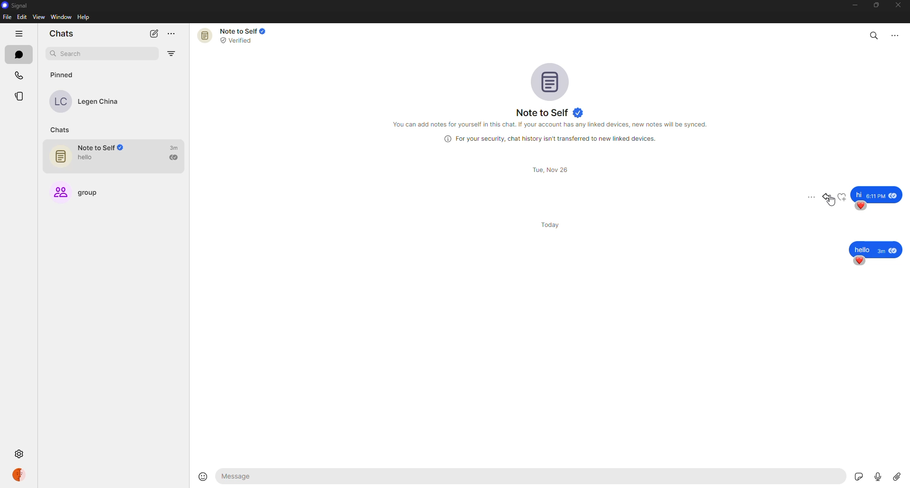 The width and height of the screenshot is (910, 488). Describe the element at coordinates (8, 17) in the screenshot. I see `file` at that location.